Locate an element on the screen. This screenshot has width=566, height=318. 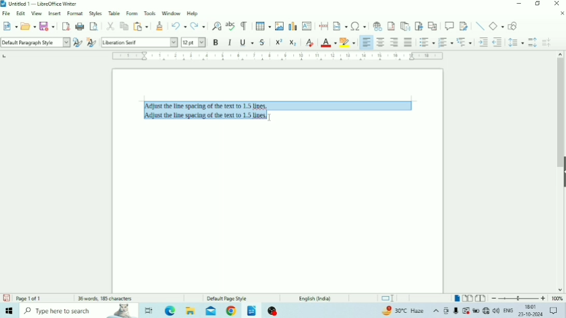
Clear Direct Formatting is located at coordinates (309, 42).